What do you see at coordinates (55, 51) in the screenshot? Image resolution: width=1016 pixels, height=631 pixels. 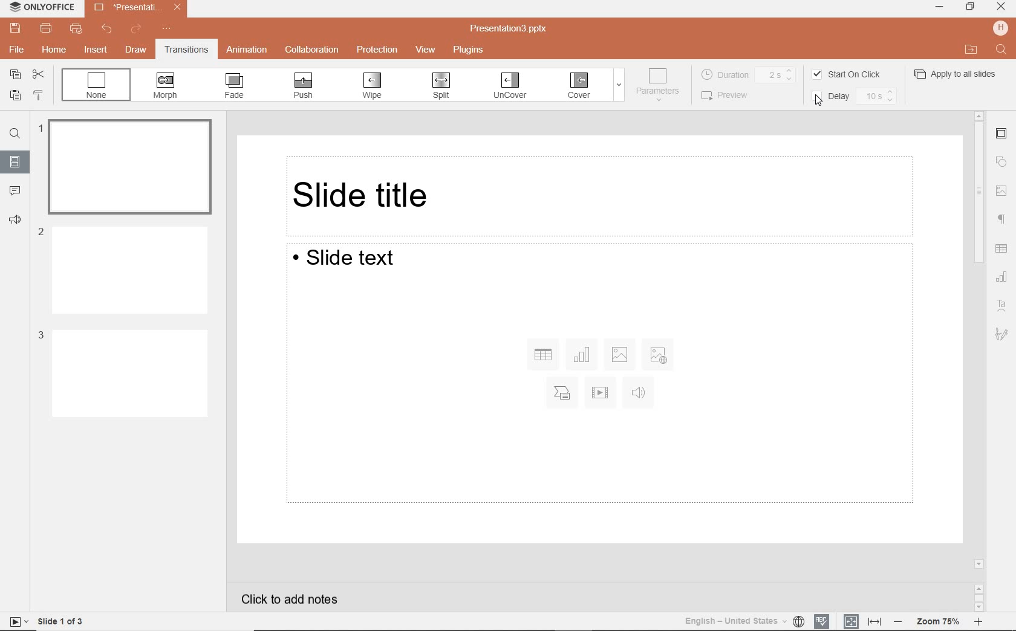 I see `home` at bounding box center [55, 51].